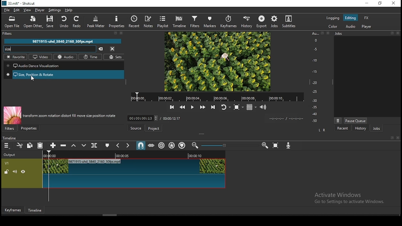 The height and width of the screenshot is (226, 402). Describe the element at coordinates (182, 106) in the screenshot. I see `play quickly backwards` at that location.